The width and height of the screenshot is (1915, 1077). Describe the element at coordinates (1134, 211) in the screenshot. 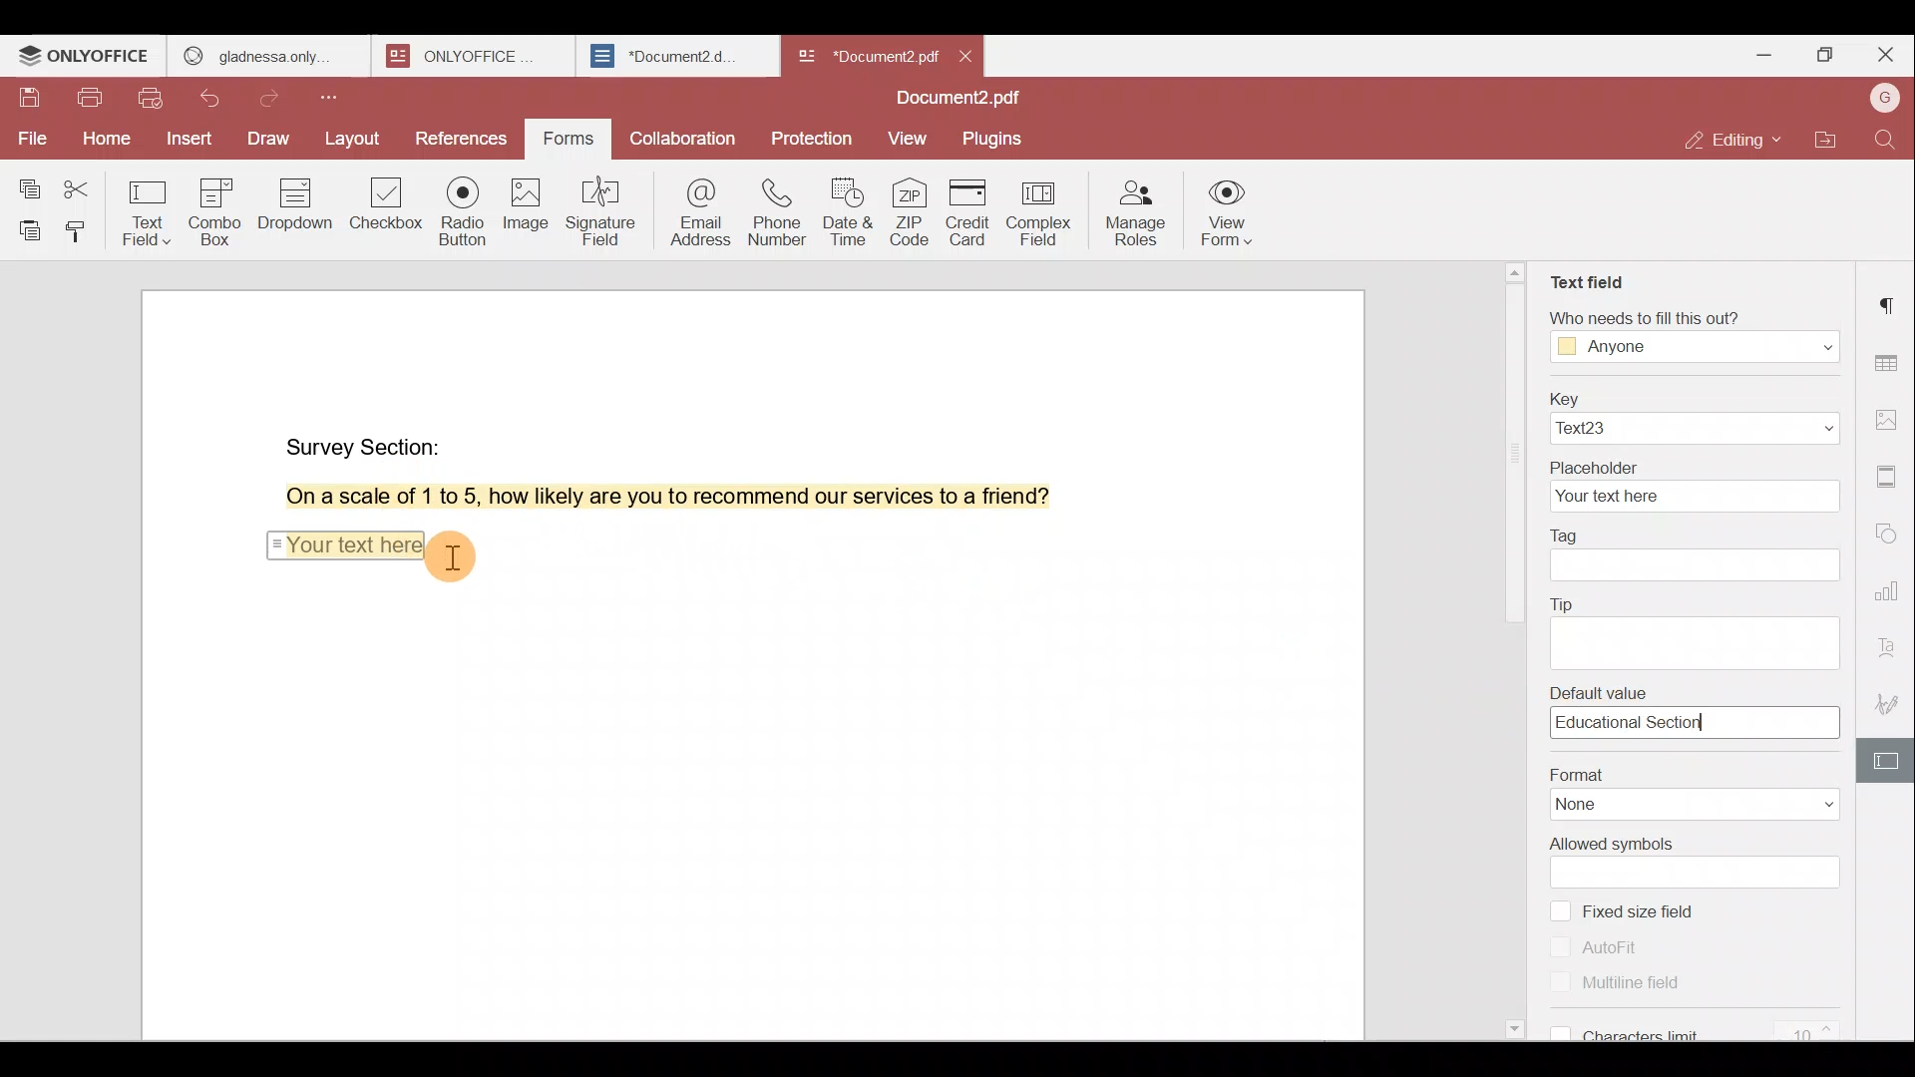

I see `Manage roles` at that location.